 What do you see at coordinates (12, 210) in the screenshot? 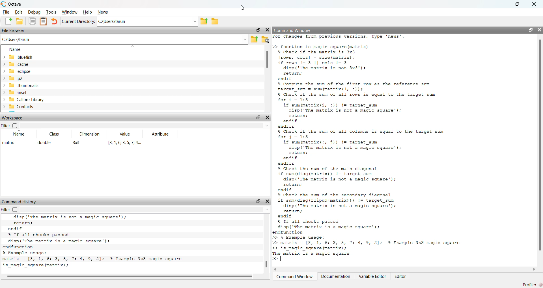
I see `Filter` at bounding box center [12, 210].